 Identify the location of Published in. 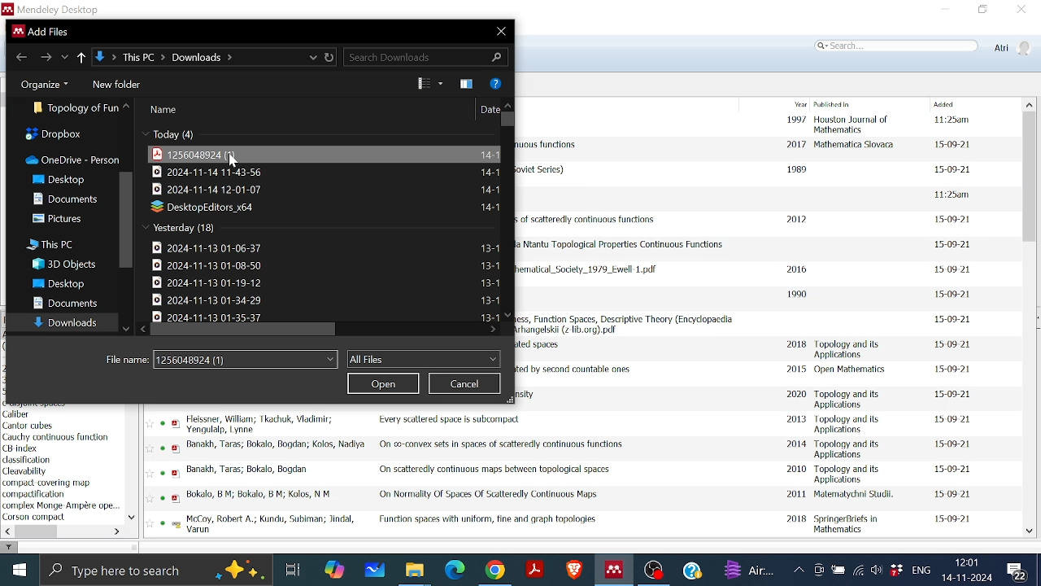
(852, 474).